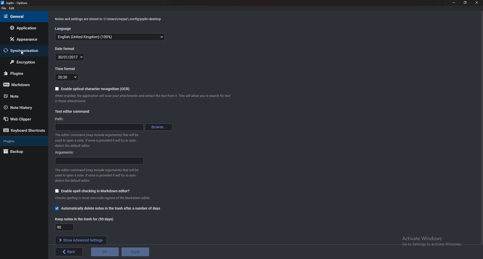 The width and height of the screenshot is (483, 259). Describe the element at coordinates (454, 3) in the screenshot. I see `Minimize` at that location.